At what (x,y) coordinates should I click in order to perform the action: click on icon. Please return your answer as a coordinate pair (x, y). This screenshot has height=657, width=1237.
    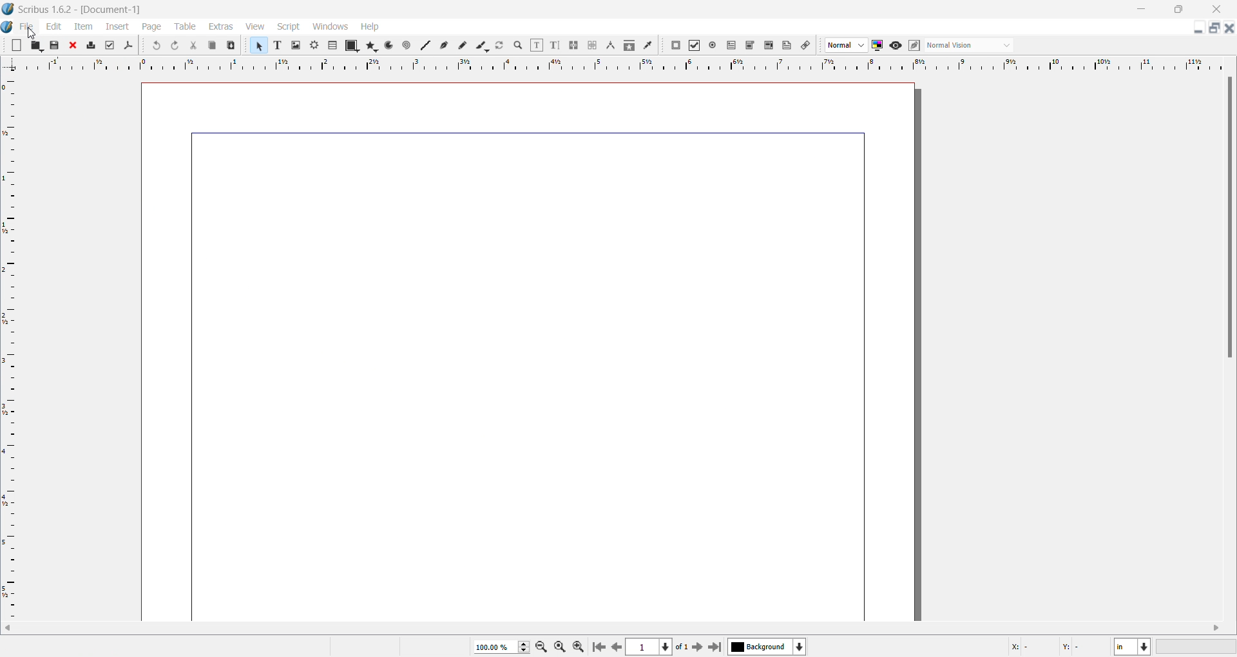
    Looking at the image, I should click on (479, 46).